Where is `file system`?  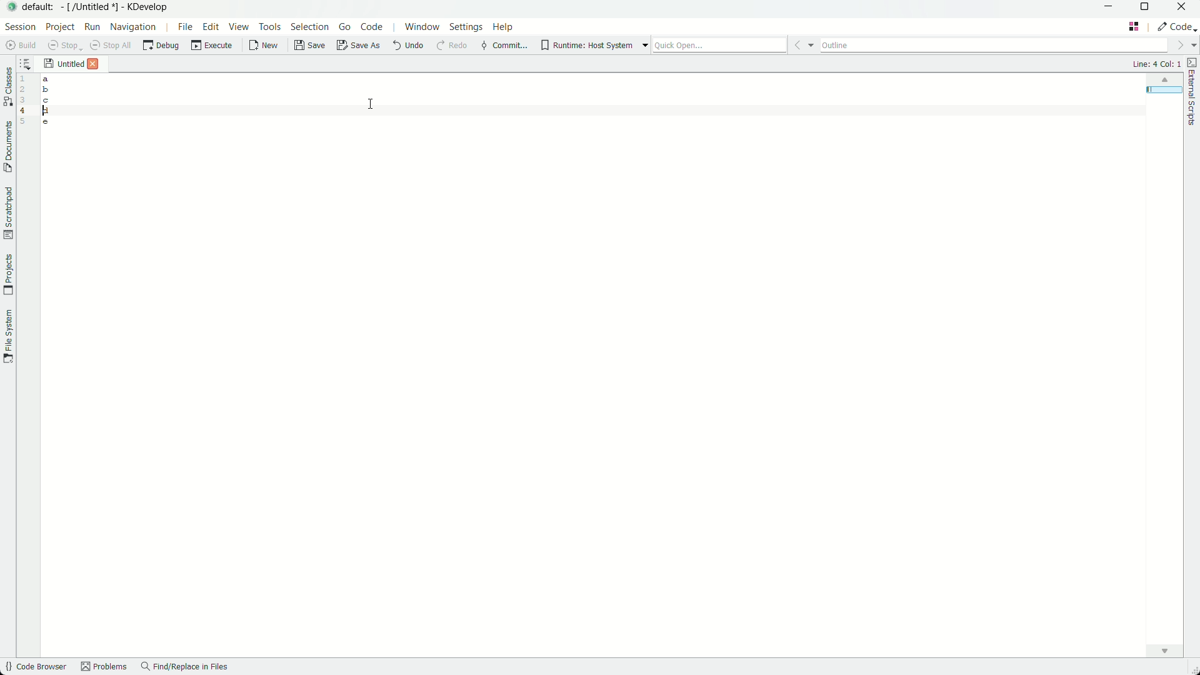
file system is located at coordinates (8, 339).